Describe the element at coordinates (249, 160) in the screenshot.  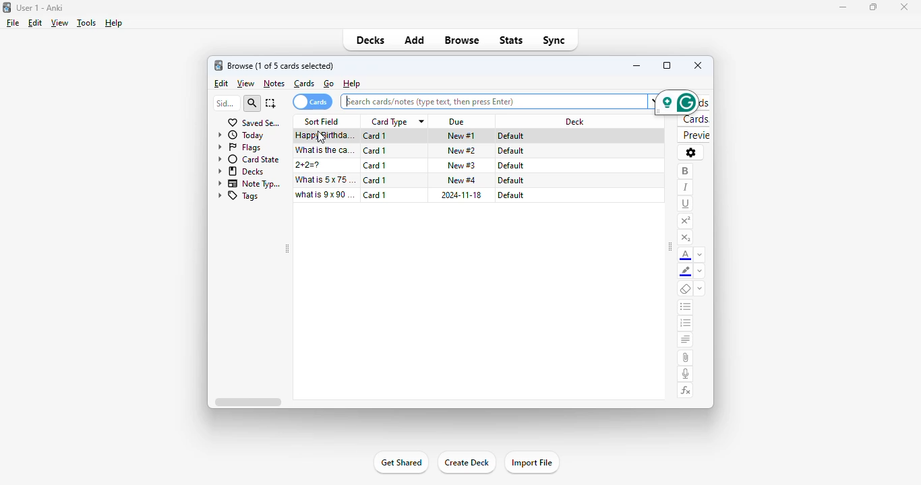
I see `card state` at that location.